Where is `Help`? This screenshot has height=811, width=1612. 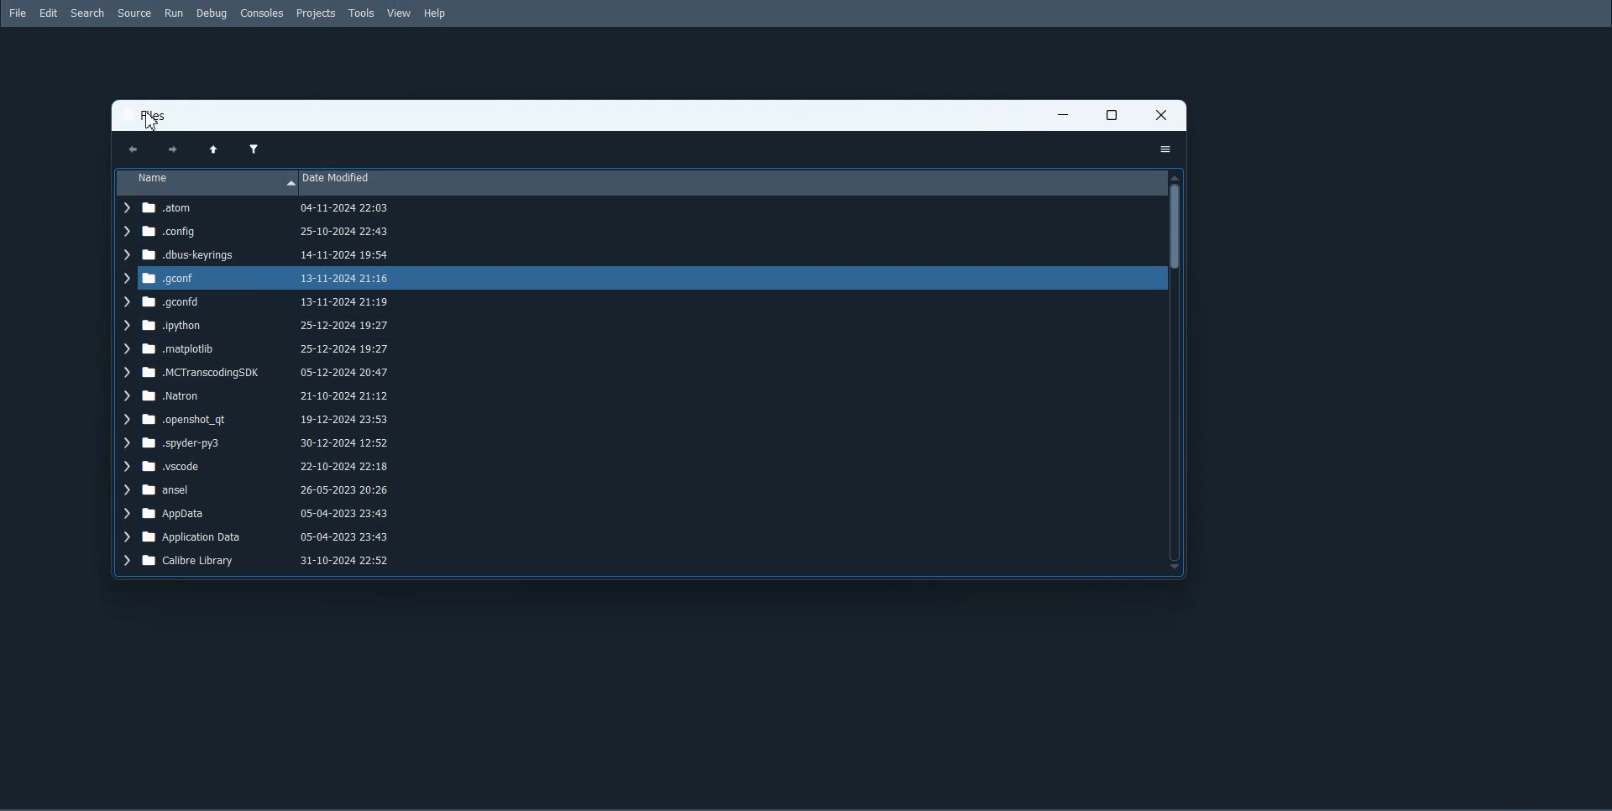
Help is located at coordinates (436, 13).